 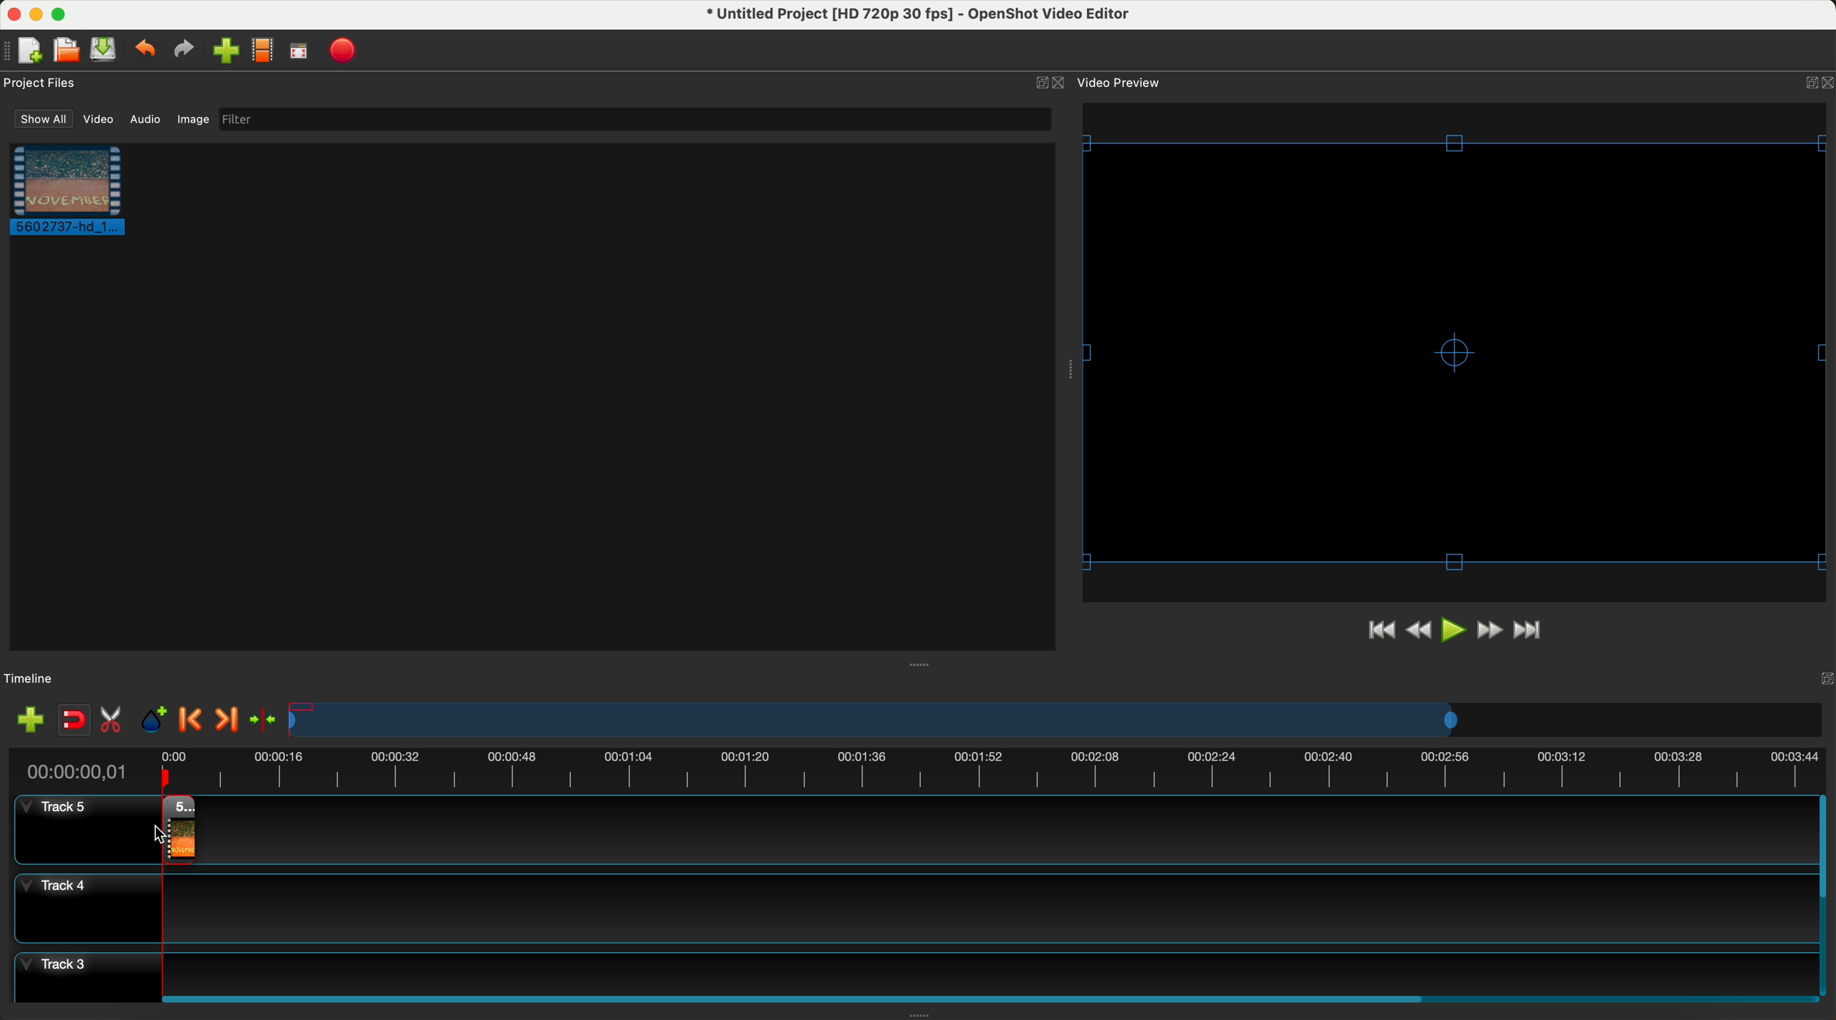 I want to click on audio, so click(x=145, y=120).